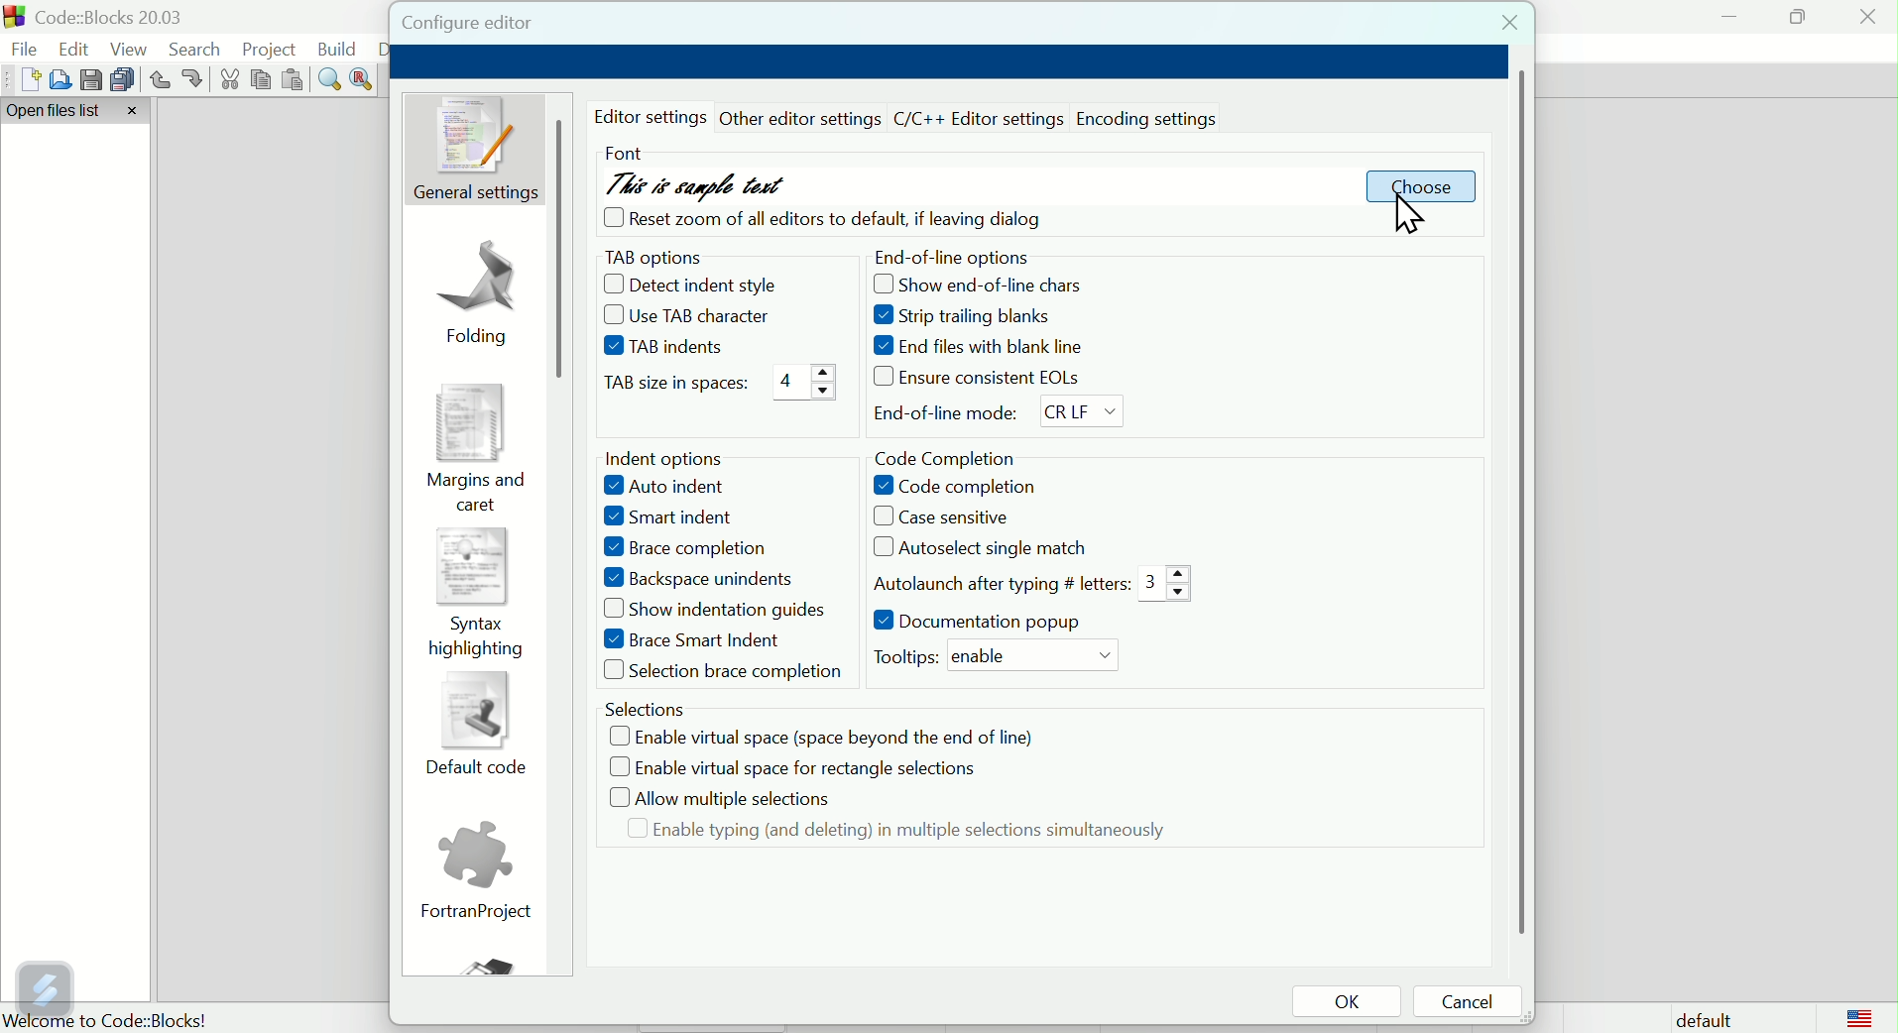 The height and width of the screenshot is (1033, 1898). Describe the element at coordinates (472, 446) in the screenshot. I see `Margins and caret` at that location.